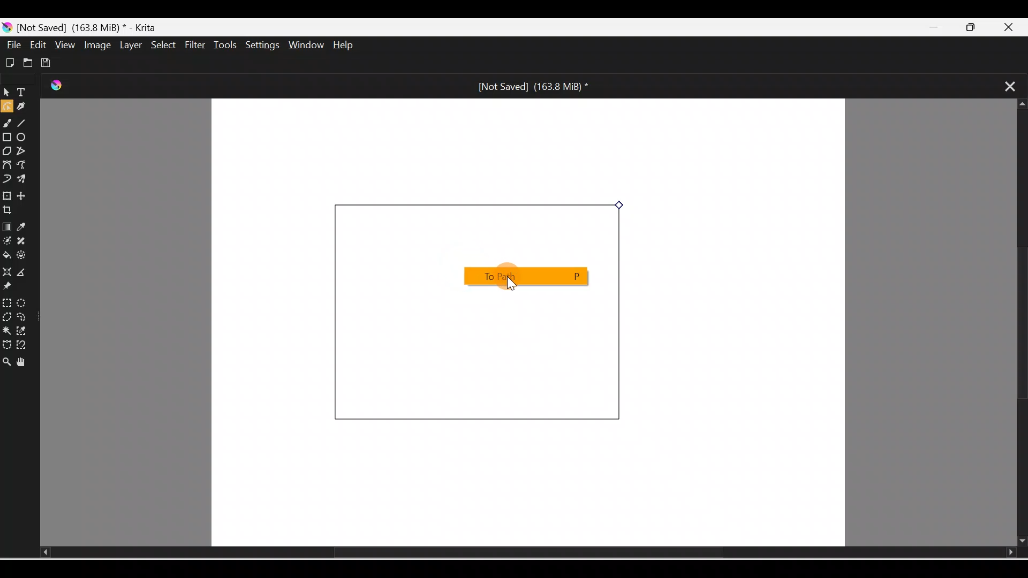 The width and height of the screenshot is (1028, 578). Describe the element at coordinates (936, 28) in the screenshot. I see `Minimize` at that location.